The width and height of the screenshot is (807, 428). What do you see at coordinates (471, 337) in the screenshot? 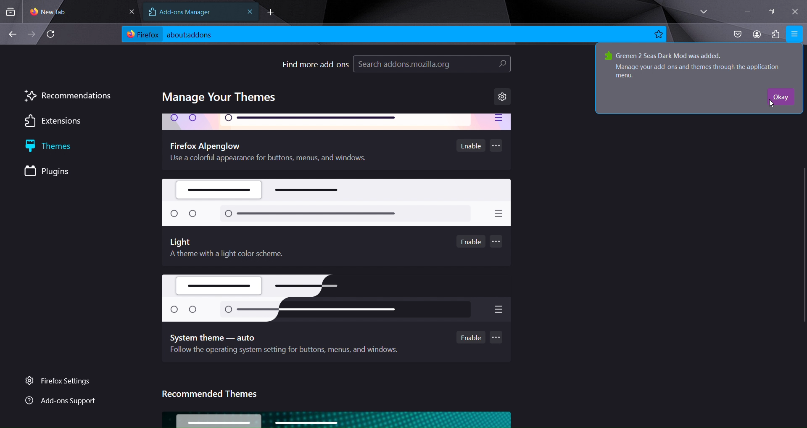
I see `enable` at bounding box center [471, 337].